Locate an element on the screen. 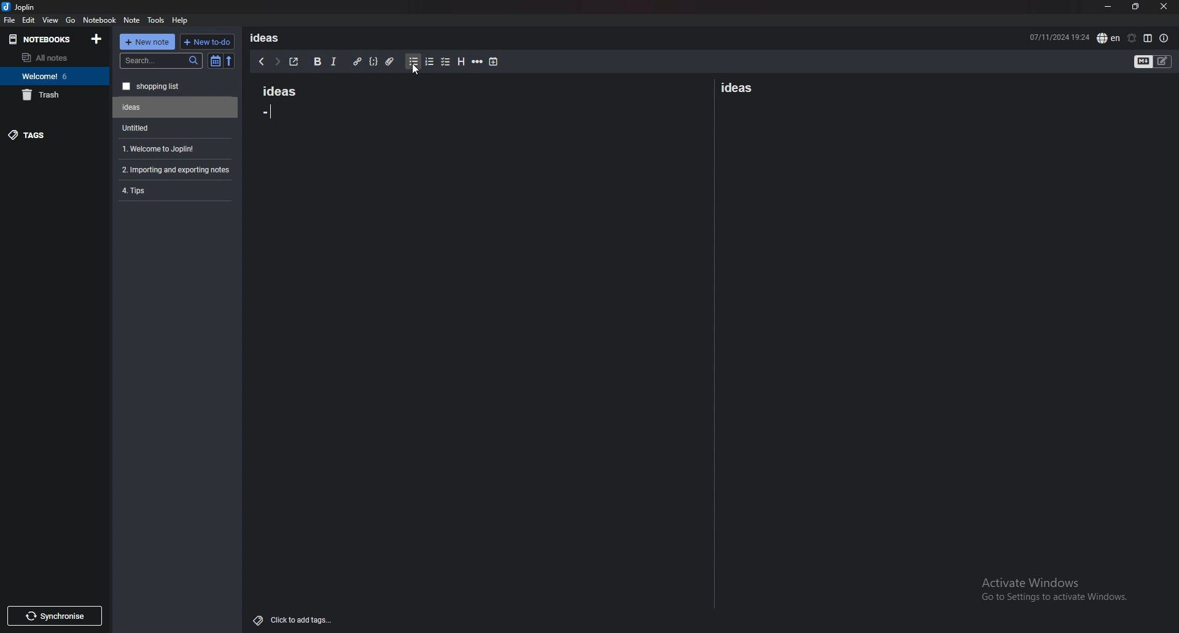  minimize is located at coordinates (1108, 7).